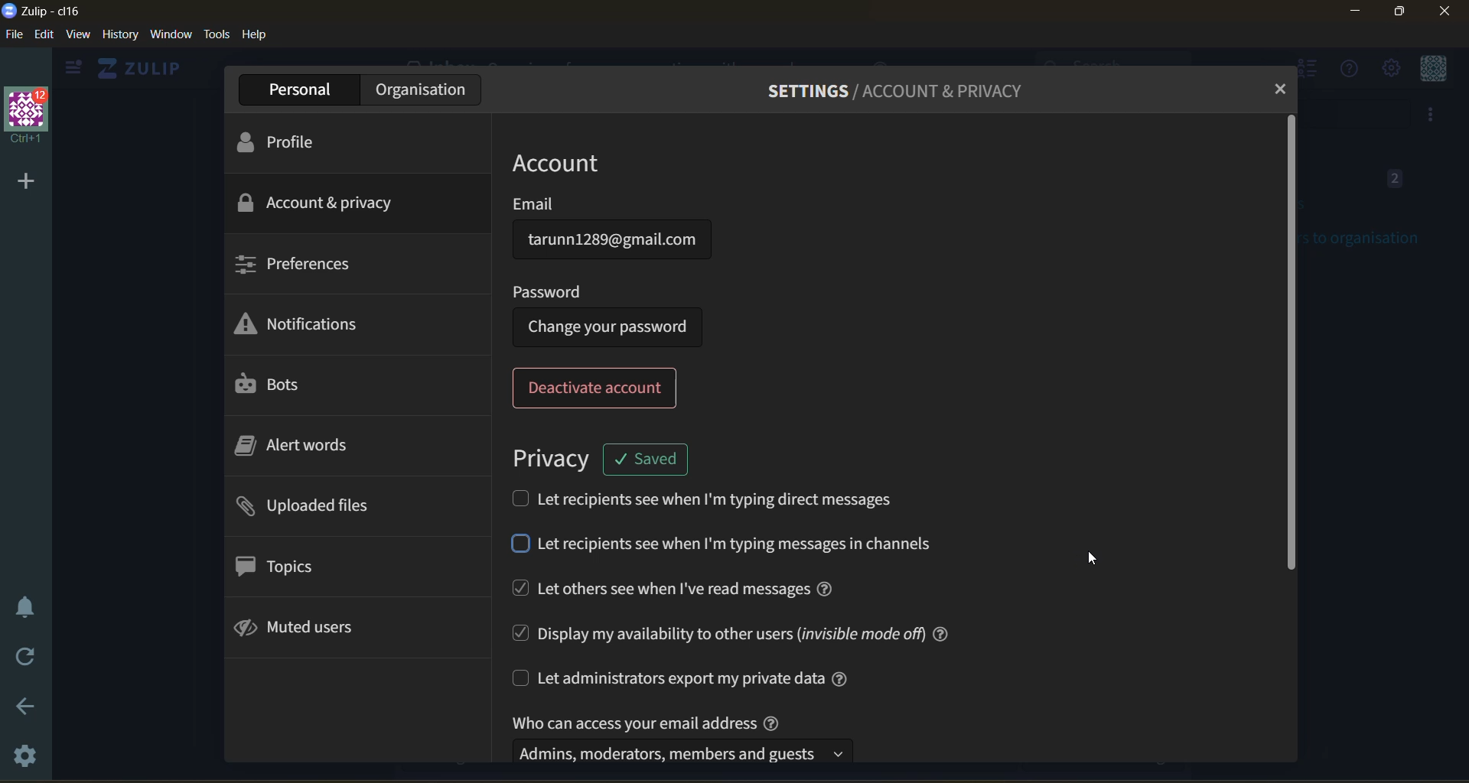 Image resolution: width=1469 pixels, height=783 pixels. Describe the element at coordinates (293, 262) in the screenshot. I see `preferences` at that location.